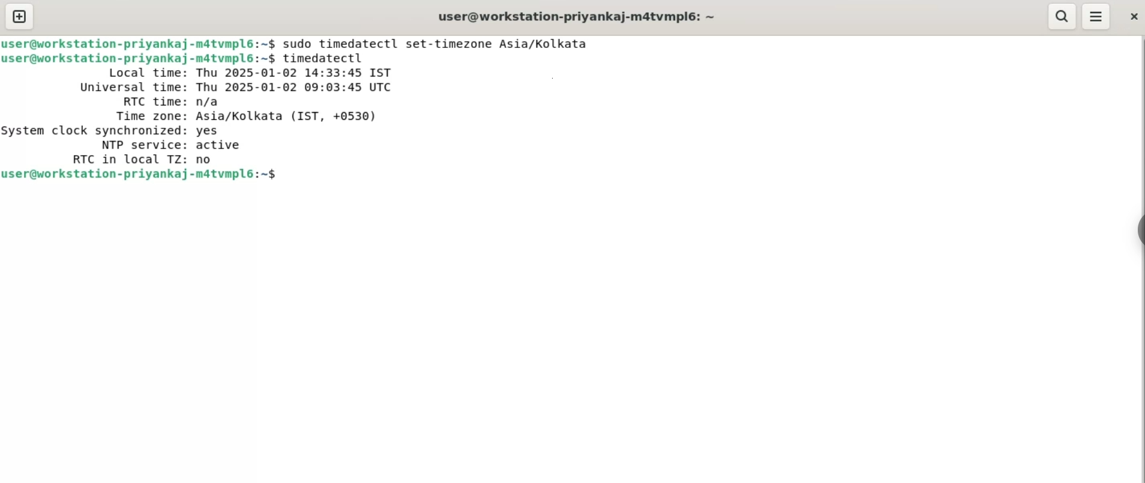 The height and width of the screenshot is (483, 1145). Describe the element at coordinates (1096, 17) in the screenshot. I see `menu` at that location.